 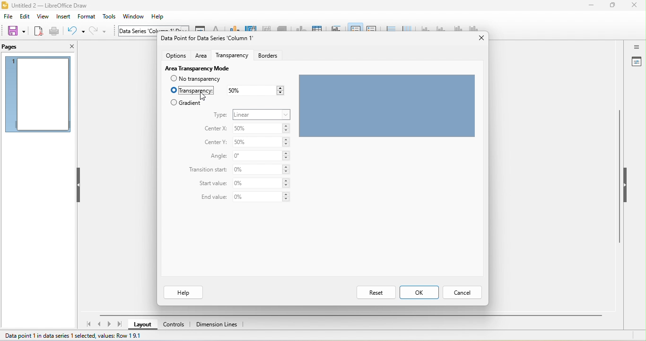 What do you see at coordinates (70, 47) in the screenshot?
I see `close` at bounding box center [70, 47].